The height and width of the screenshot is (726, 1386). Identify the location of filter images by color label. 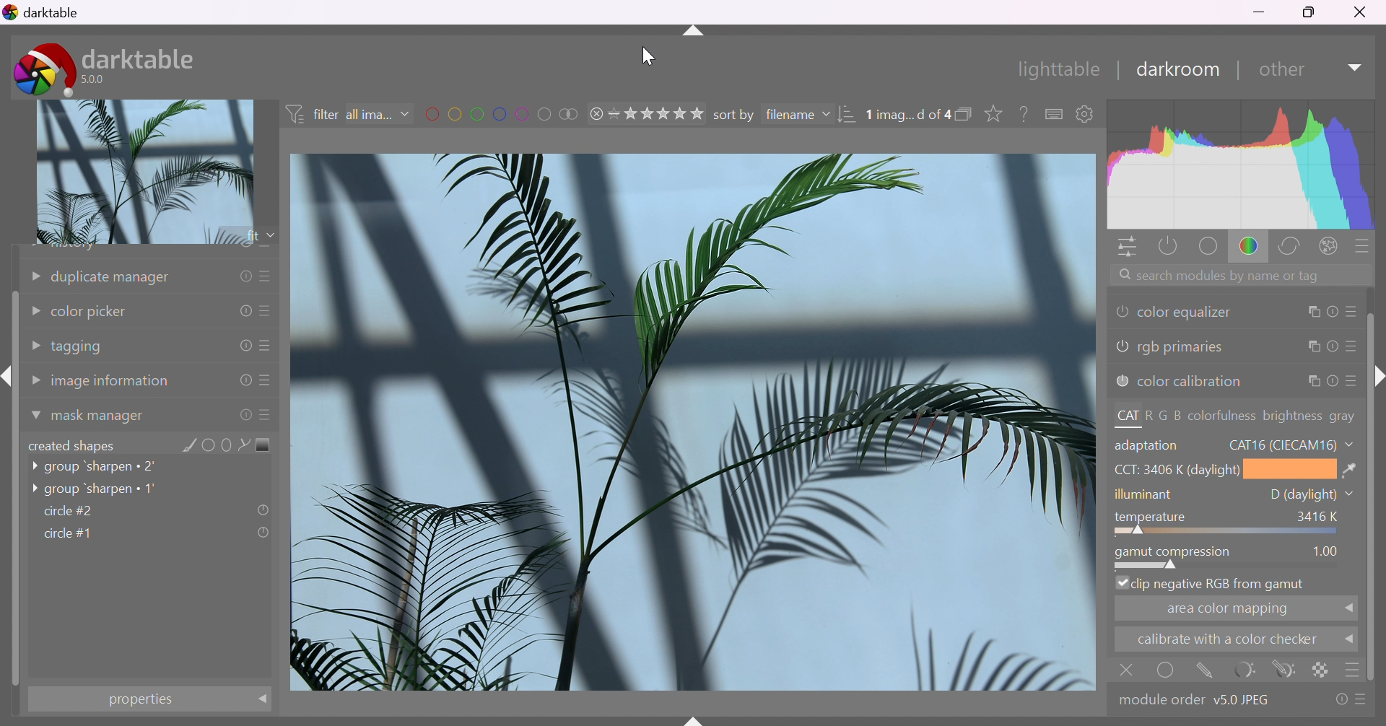
(501, 115).